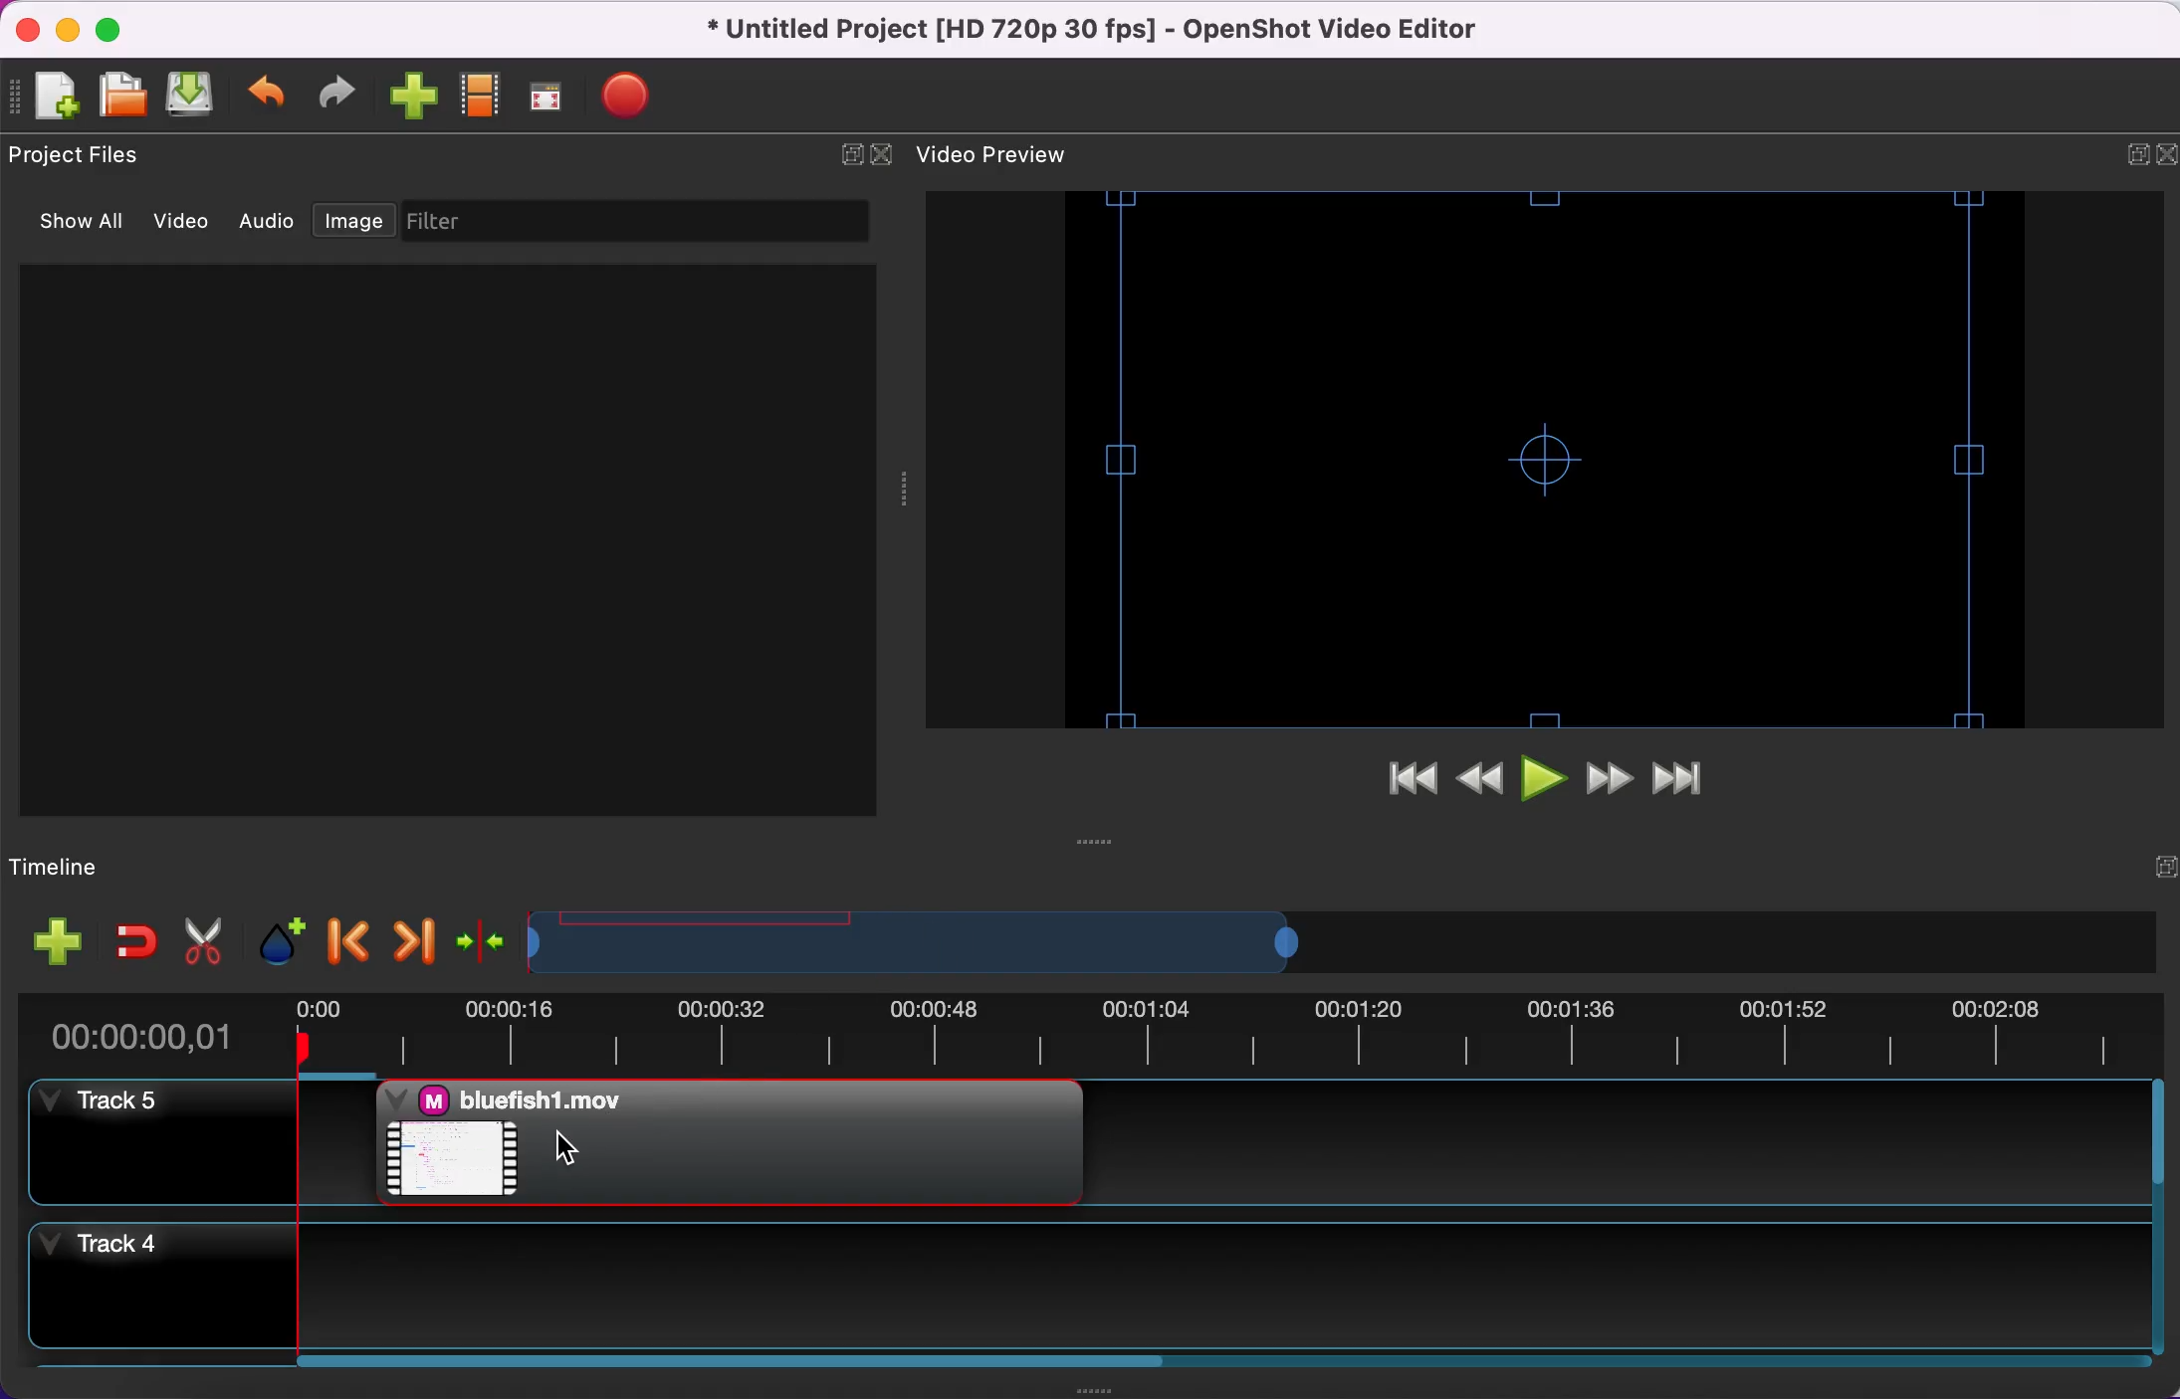 This screenshot has width=2180, height=1399. What do you see at coordinates (1407, 782) in the screenshot?
I see `jump to start` at bounding box center [1407, 782].